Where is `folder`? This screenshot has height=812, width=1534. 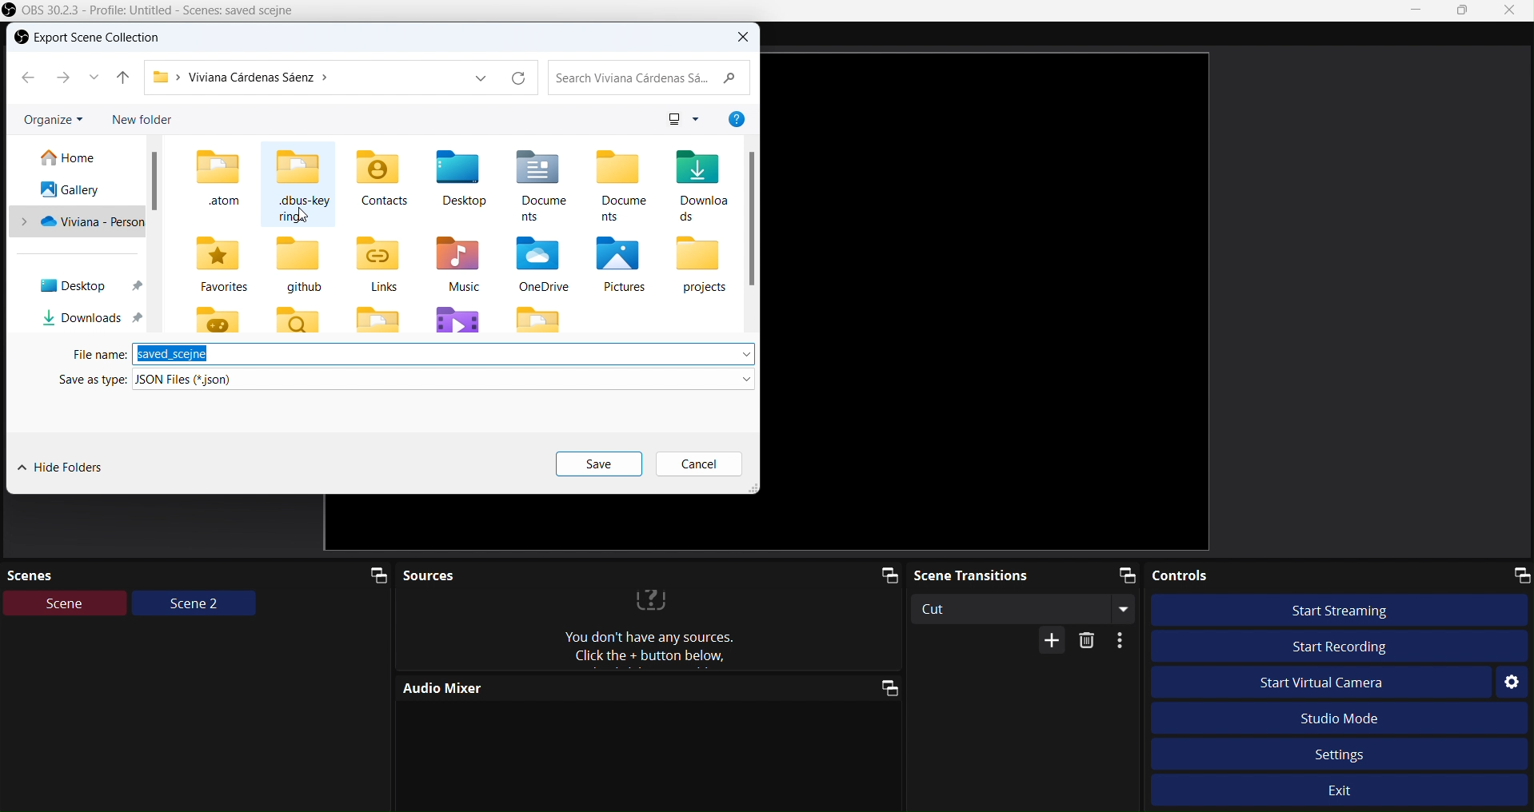 folder is located at coordinates (377, 318).